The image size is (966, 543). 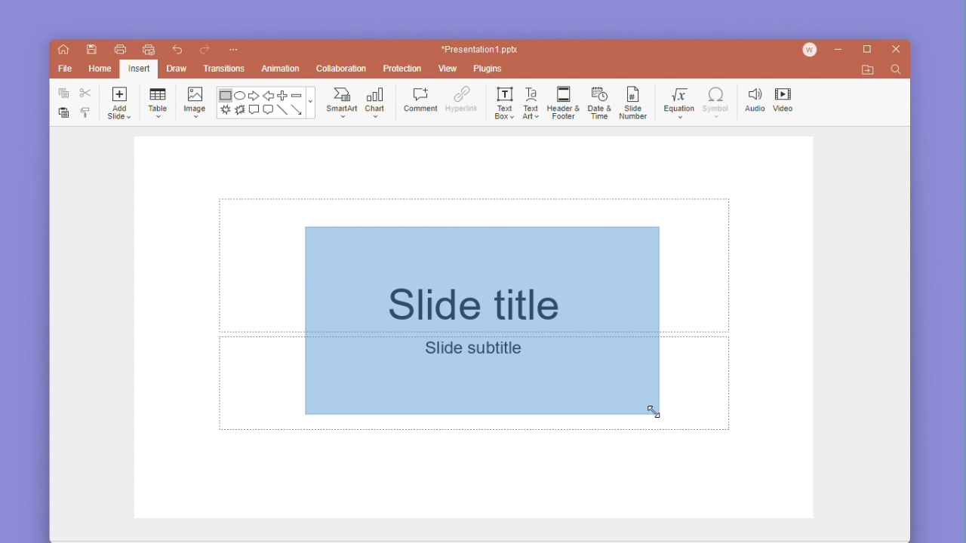 What do you see at coordinates (840, 51) in the screenshot?
I see `minimize` at bounding box center [840, 51].